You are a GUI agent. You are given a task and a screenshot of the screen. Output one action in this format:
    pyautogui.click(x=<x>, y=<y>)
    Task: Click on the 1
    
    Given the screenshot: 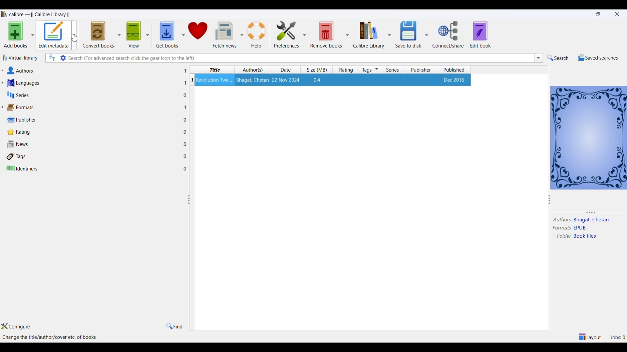 What is the action you would take?
    pyautogui.click(x=192, y=80)
    